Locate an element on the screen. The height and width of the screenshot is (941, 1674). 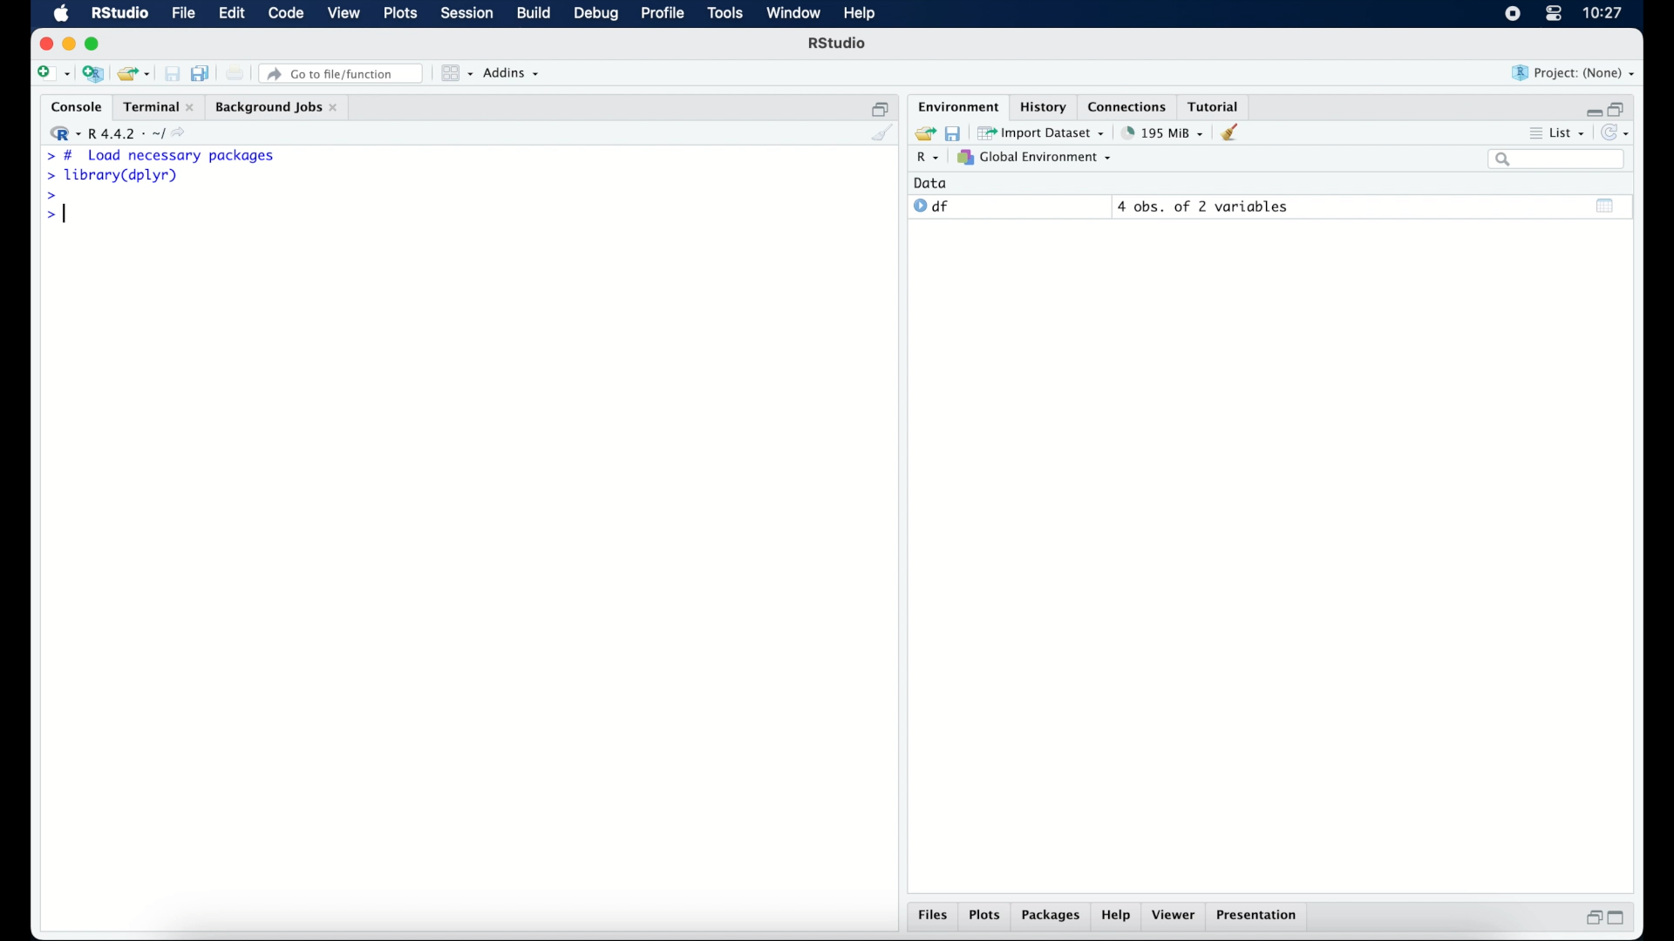
Terminal is located at coordinates (153, 106).